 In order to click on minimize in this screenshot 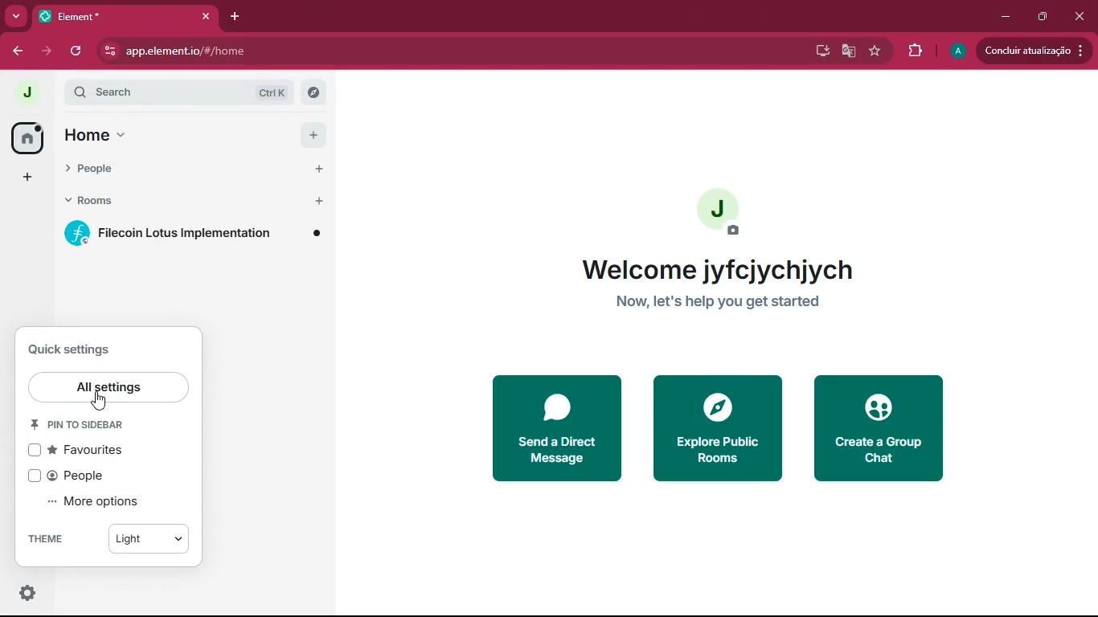, I will do `click(1006, 17)`.